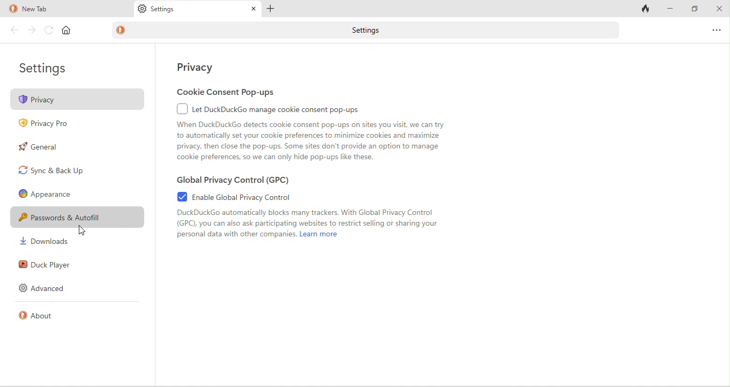 This screenshot has width=730, height=387. What do you see at coordinates (292, 218) in the screenshot?
I see `duck duck go automatically blocks many trackers. with global privacy control (gpc). you can aloso ask participating websites to restricts selling or sharing your ` at bounding box center [292, 218].